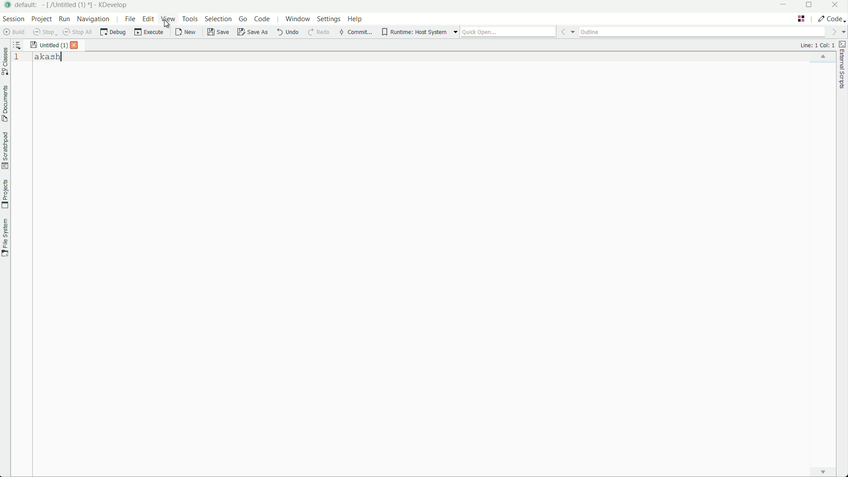 The height and width of the screenshot is (477, 848). I want to click on selection, so click(218, 19).